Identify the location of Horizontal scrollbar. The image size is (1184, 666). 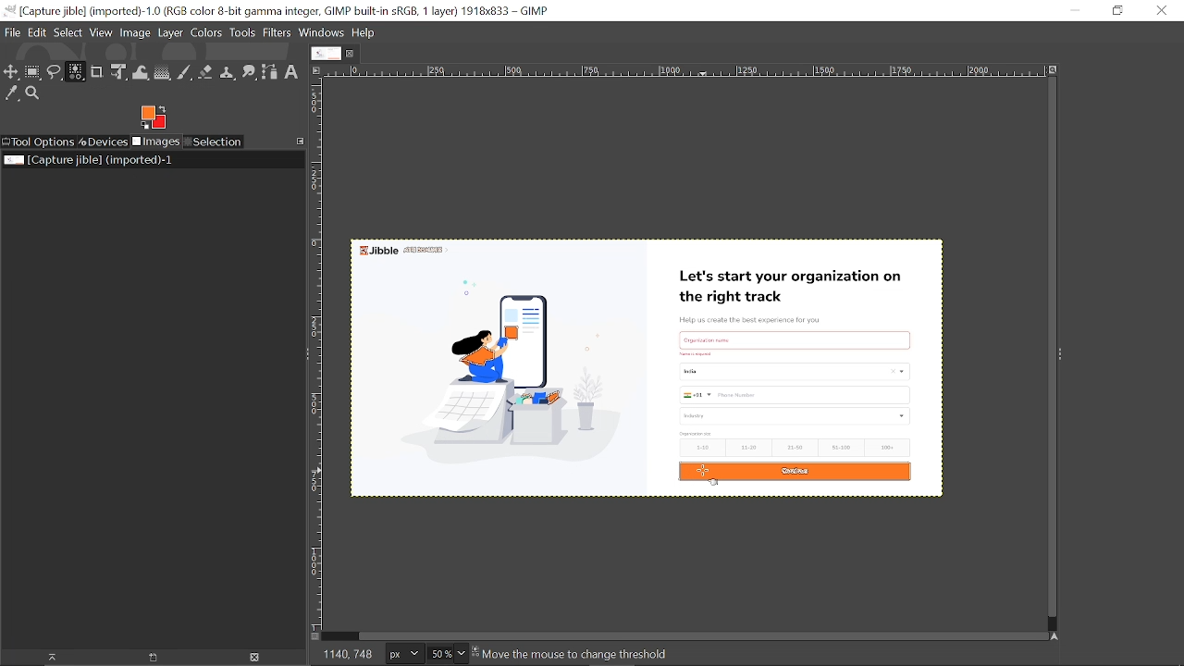
(699, 635).